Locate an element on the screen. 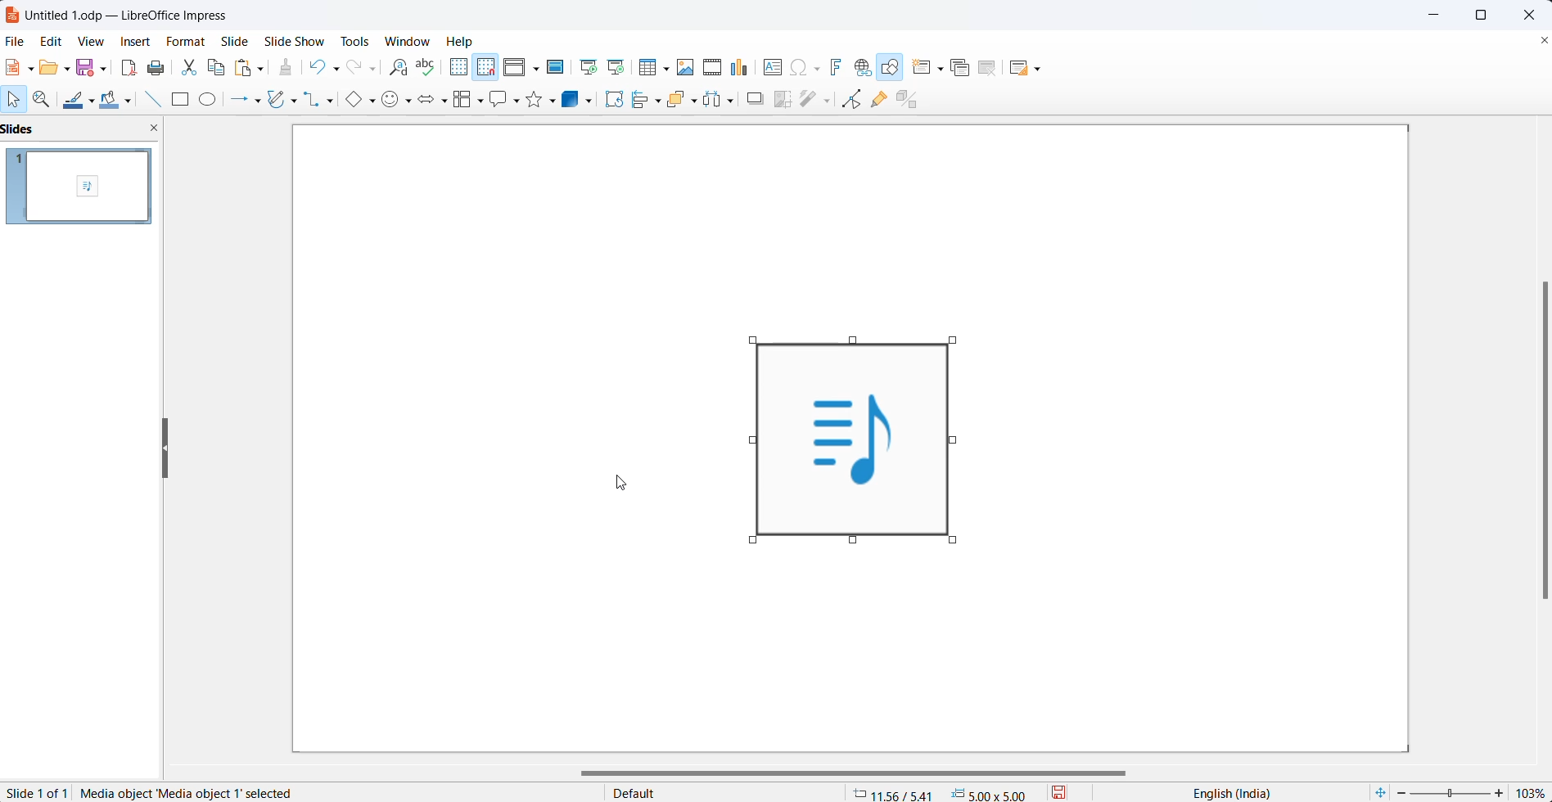 The height and width of the screenshot is (802, 1552). export as pdf is located at coordinates (129, 68).